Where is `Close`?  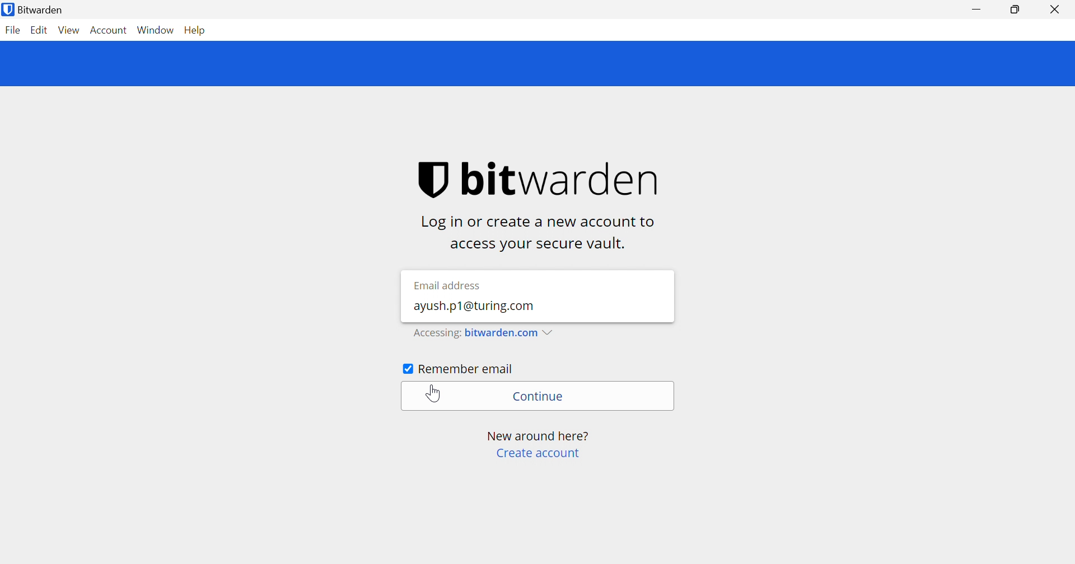
Close is located at coordinates (1056, 10).